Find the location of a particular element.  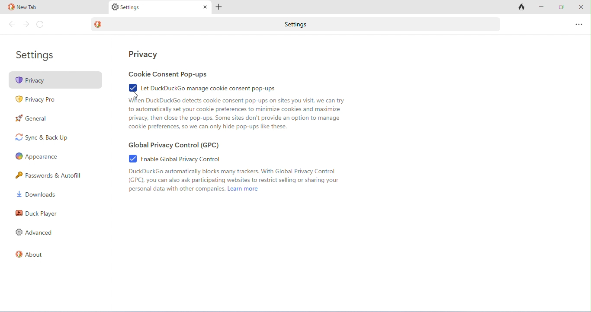

refresh is located at coordinates (41, 25).